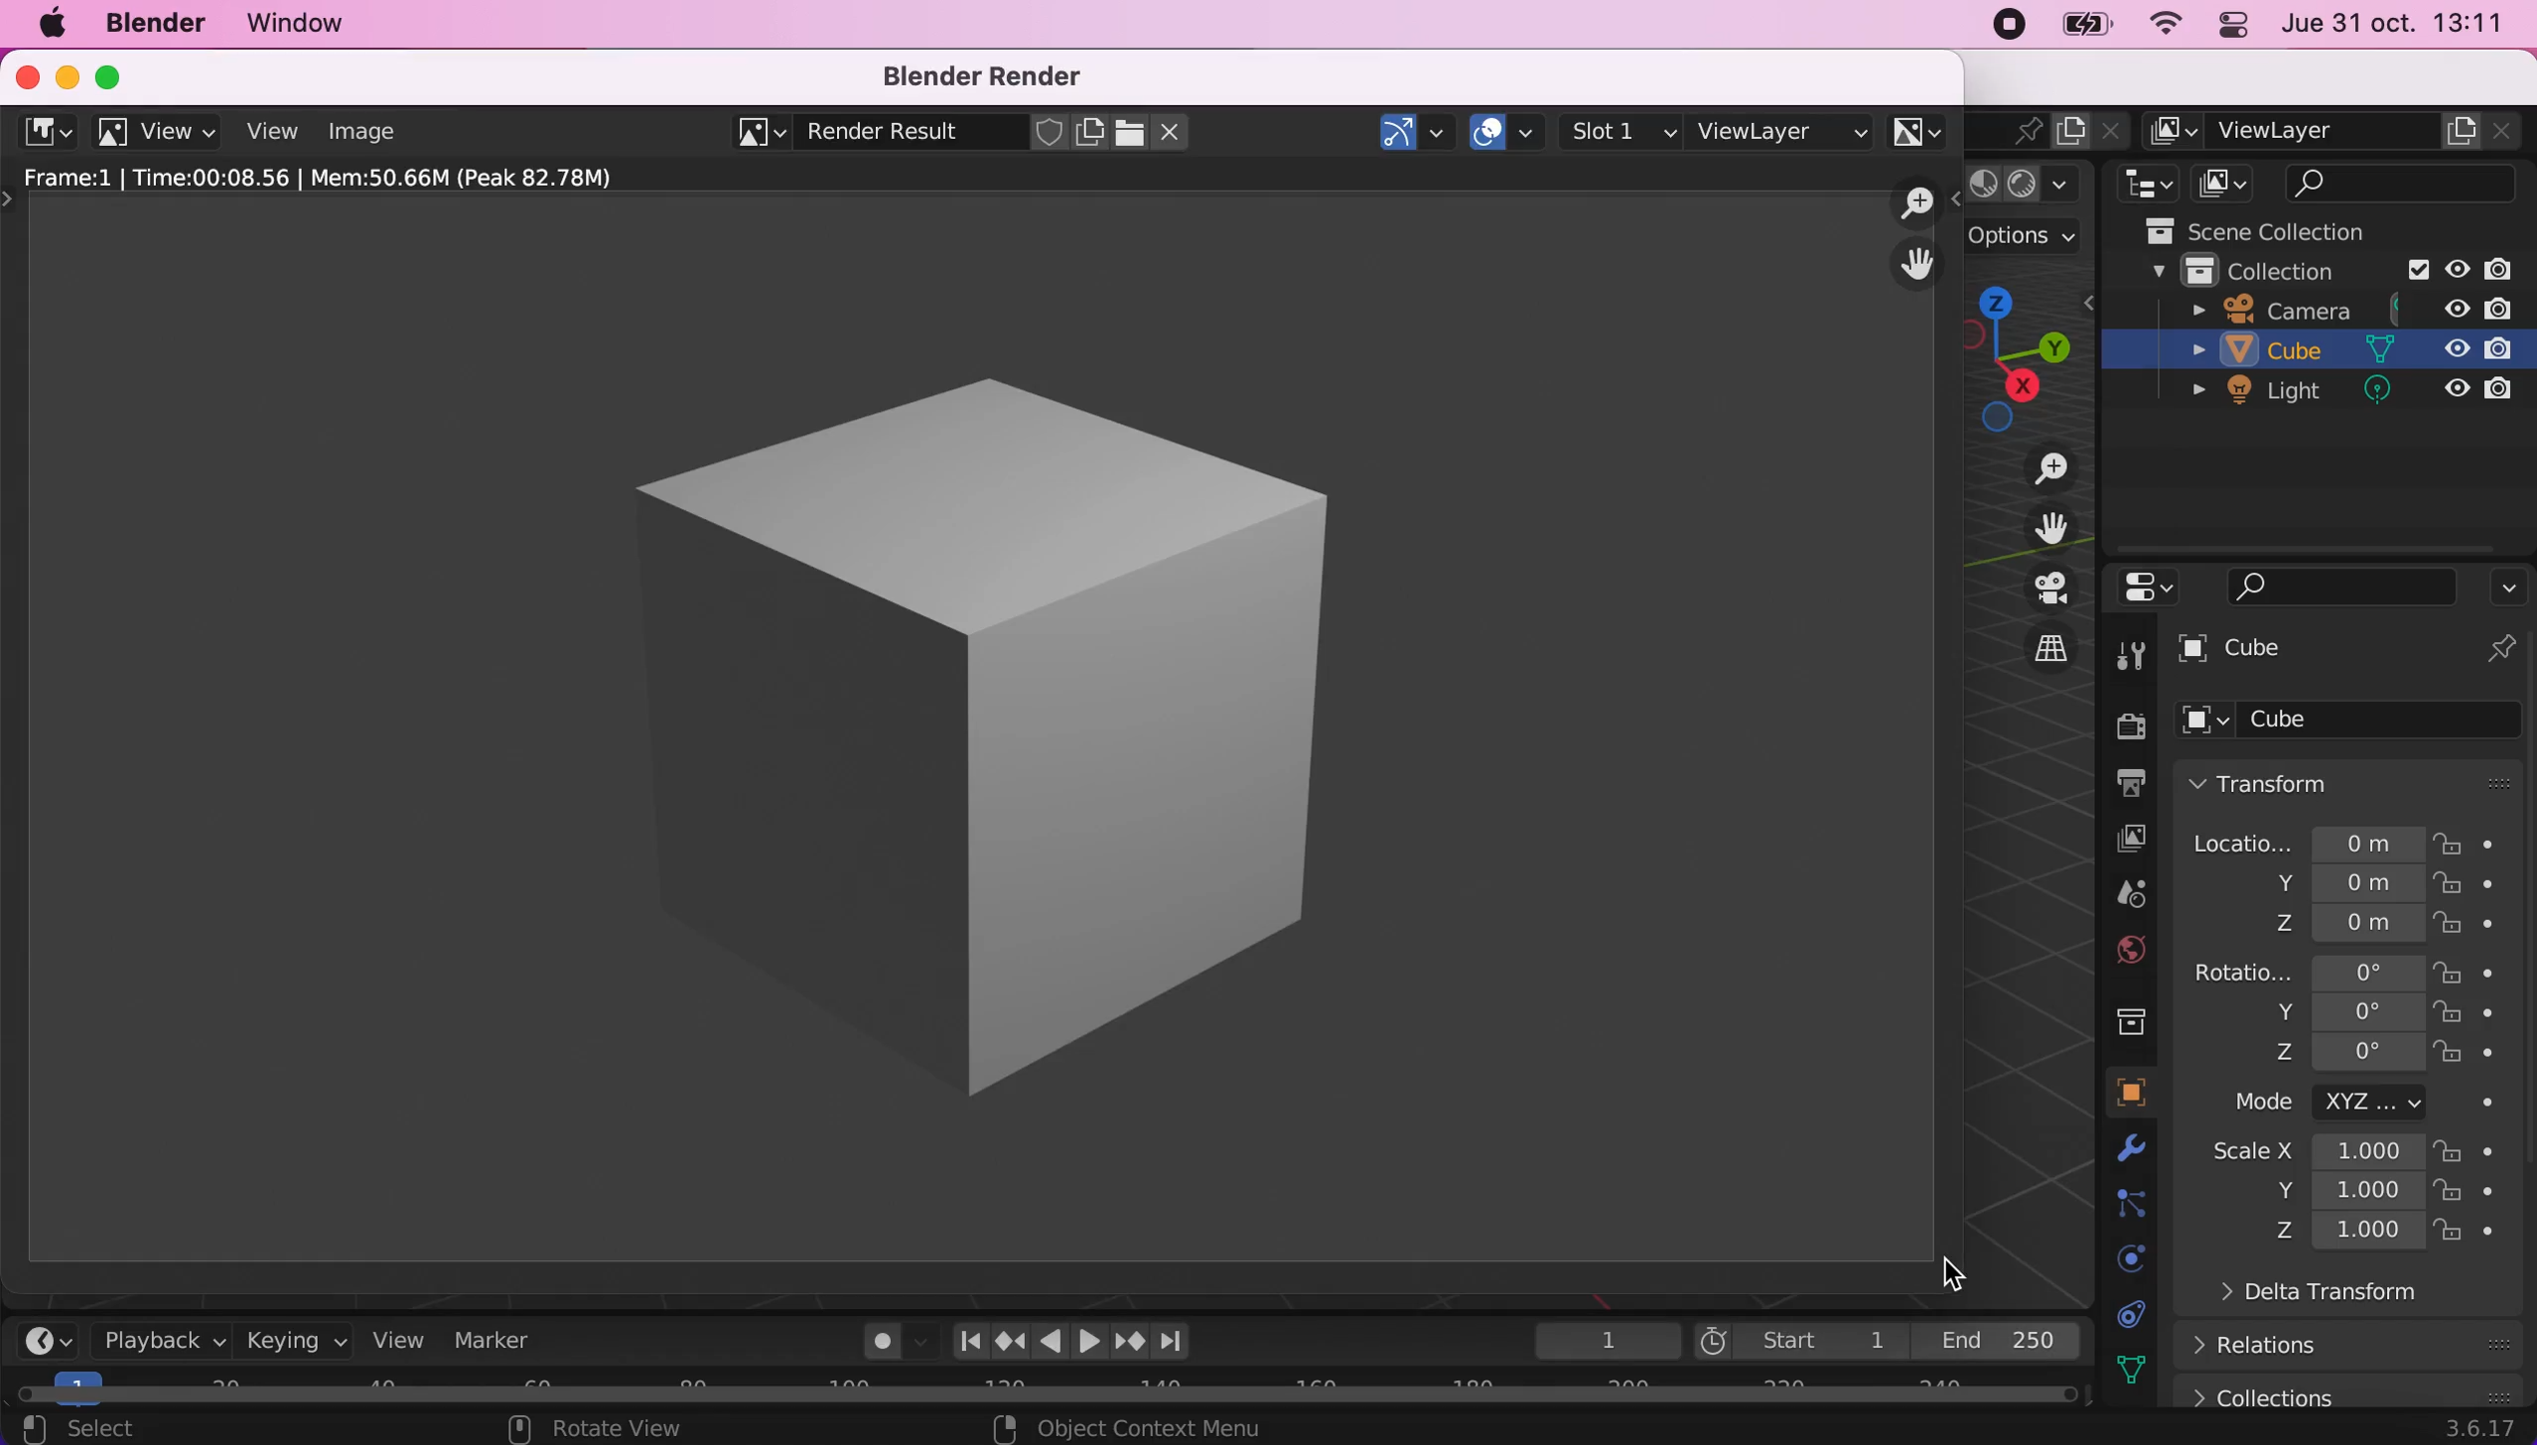 The image size is (2537, 1445). What do you see at coordinates (2130, 728) in the screenshot?
I see `render` at bounding box center [2130, 728].